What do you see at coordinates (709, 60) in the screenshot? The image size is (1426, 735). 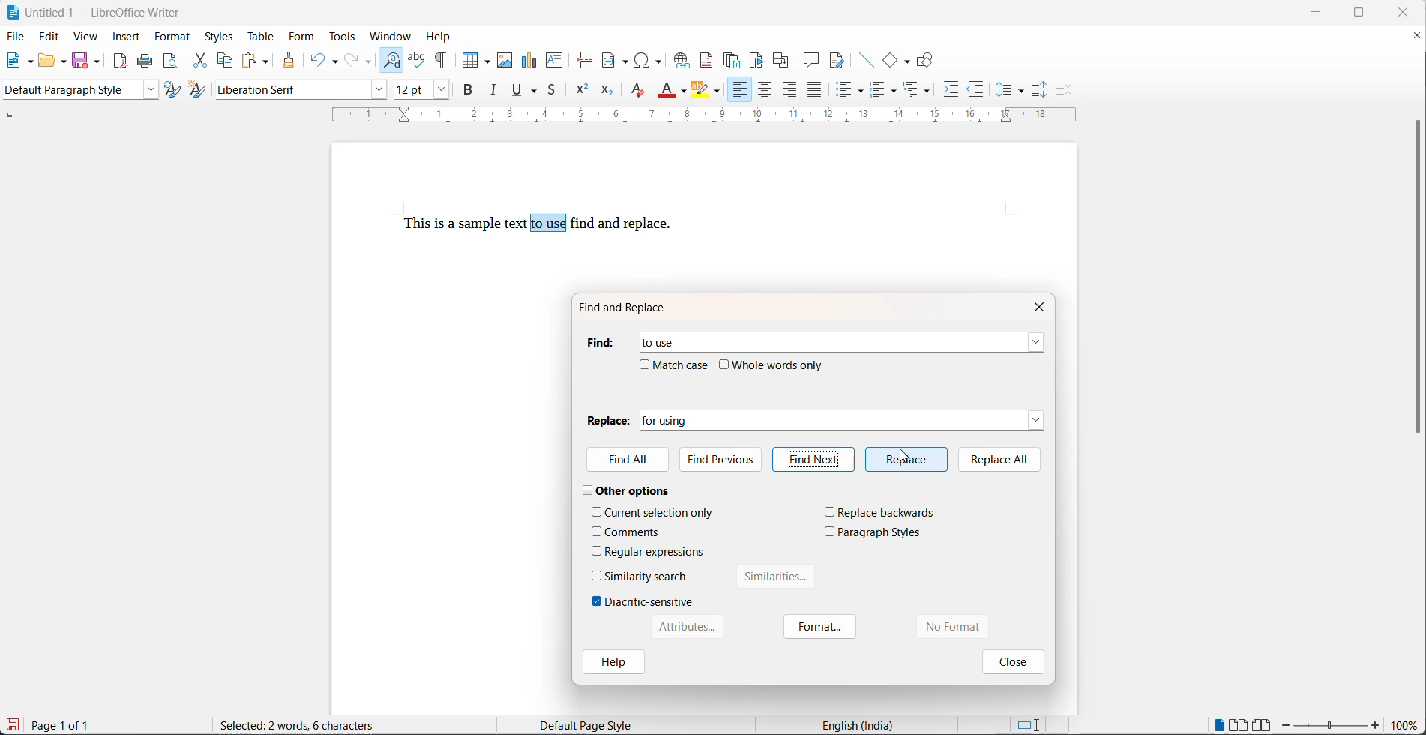 I see `insert footnote` at bounding box center [709, 60].